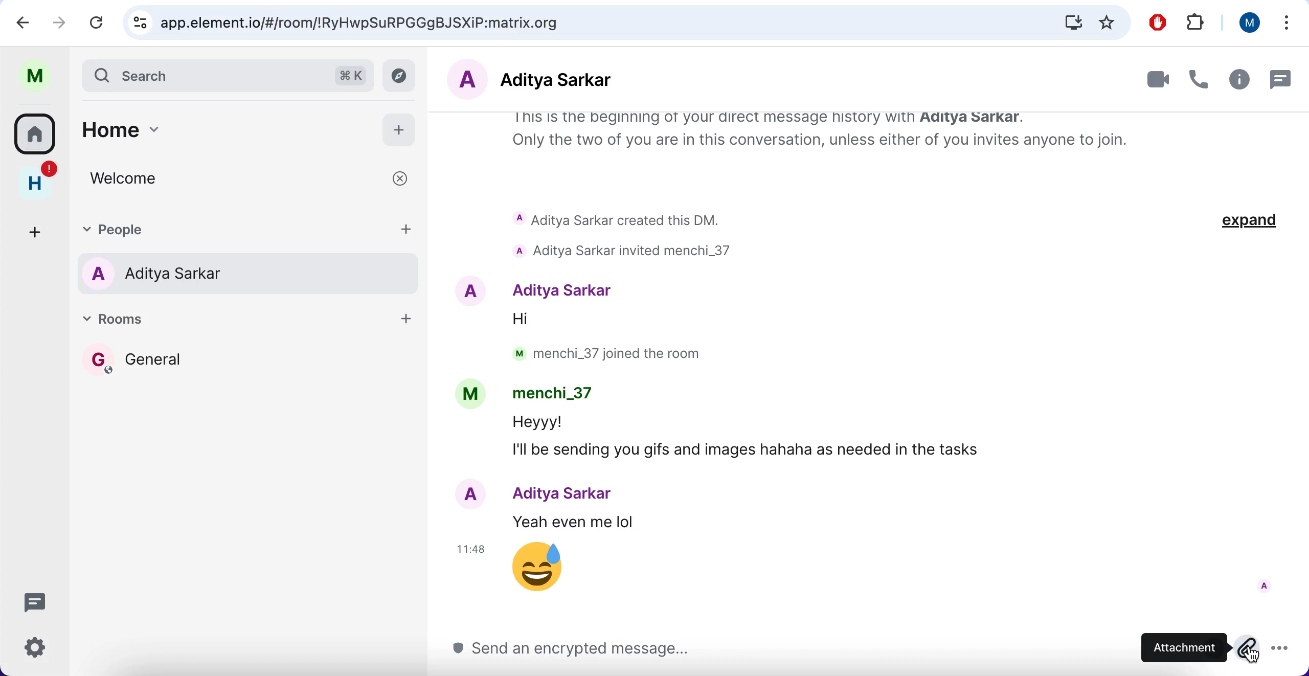 The height and width of the screenshot is (676, 1309). I want to click on search, so click(222, 75).